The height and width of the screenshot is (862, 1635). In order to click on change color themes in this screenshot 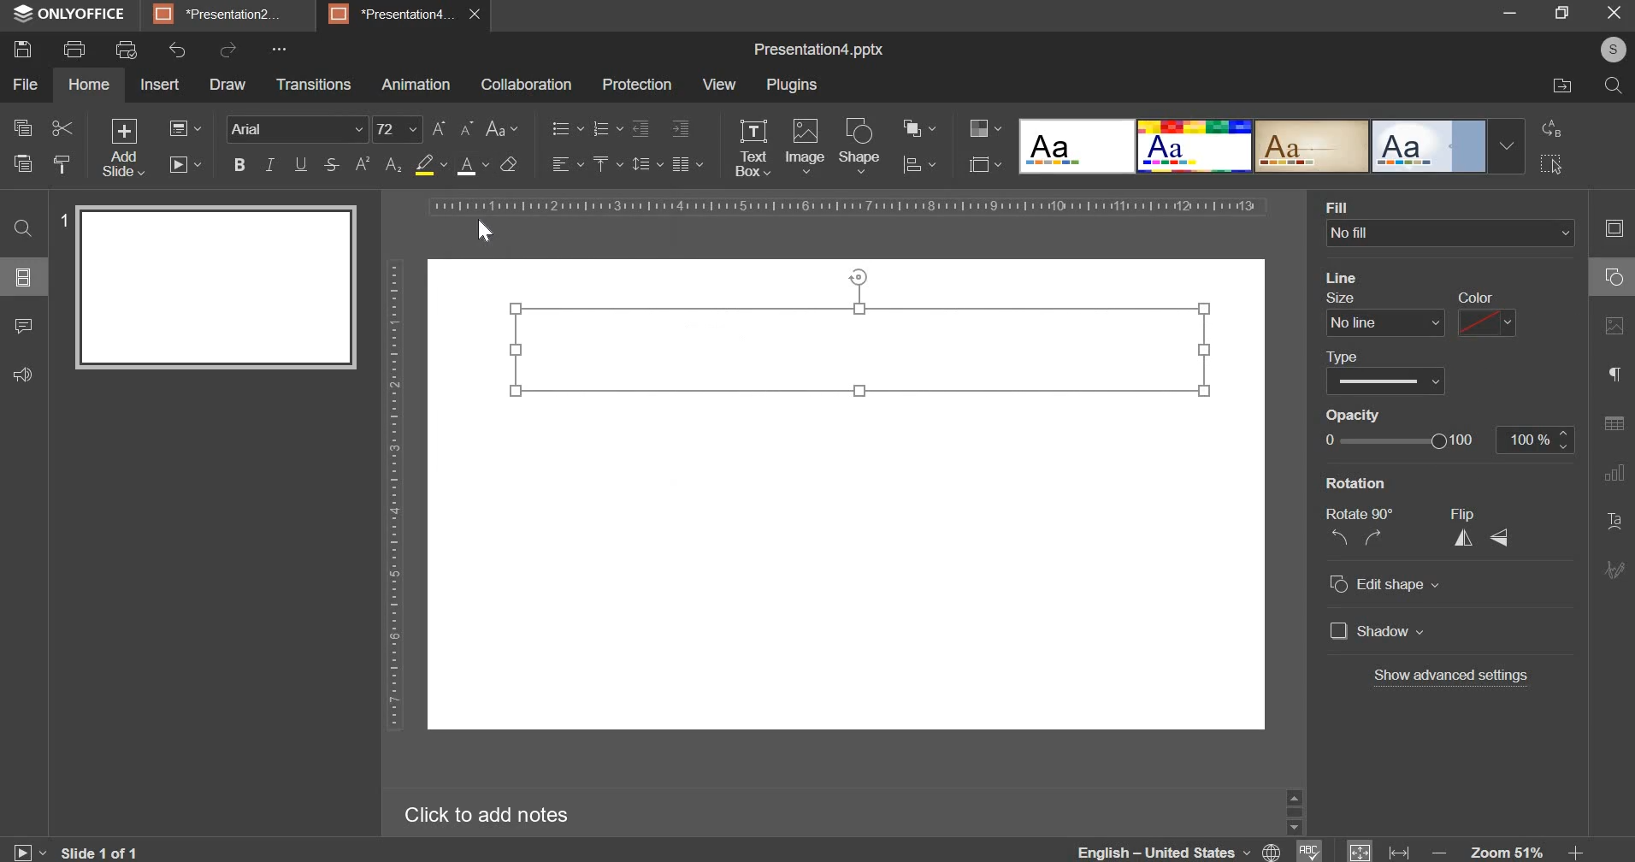, I will do `click(985, 127)`.